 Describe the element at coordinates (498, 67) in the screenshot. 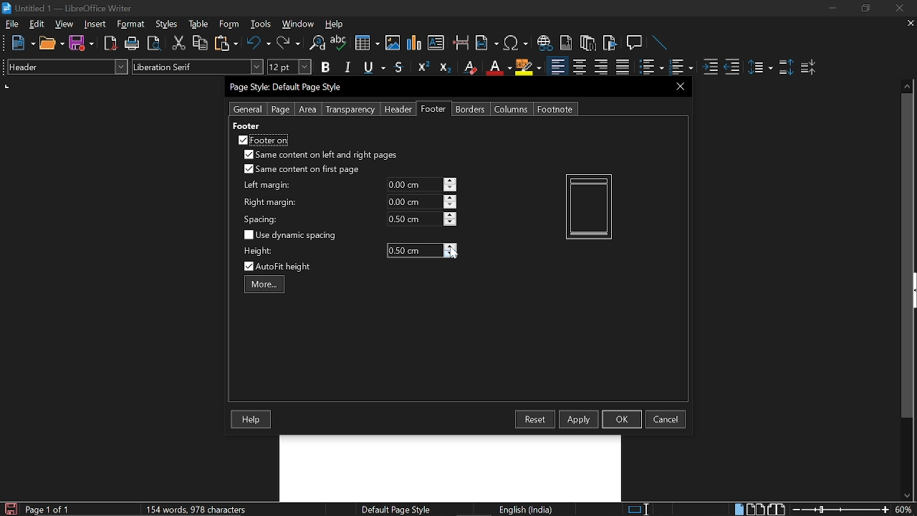

I see `Underline` at that location.